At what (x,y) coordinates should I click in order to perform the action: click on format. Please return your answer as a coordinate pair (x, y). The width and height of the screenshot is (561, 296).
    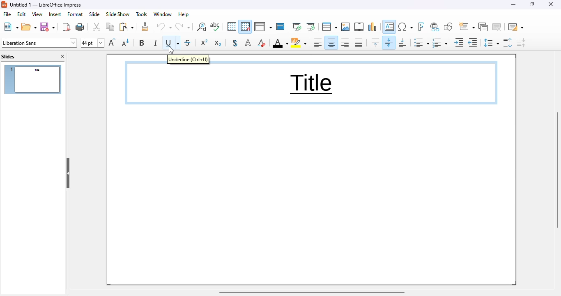
    Looking at the image, I should click on (76, 14).